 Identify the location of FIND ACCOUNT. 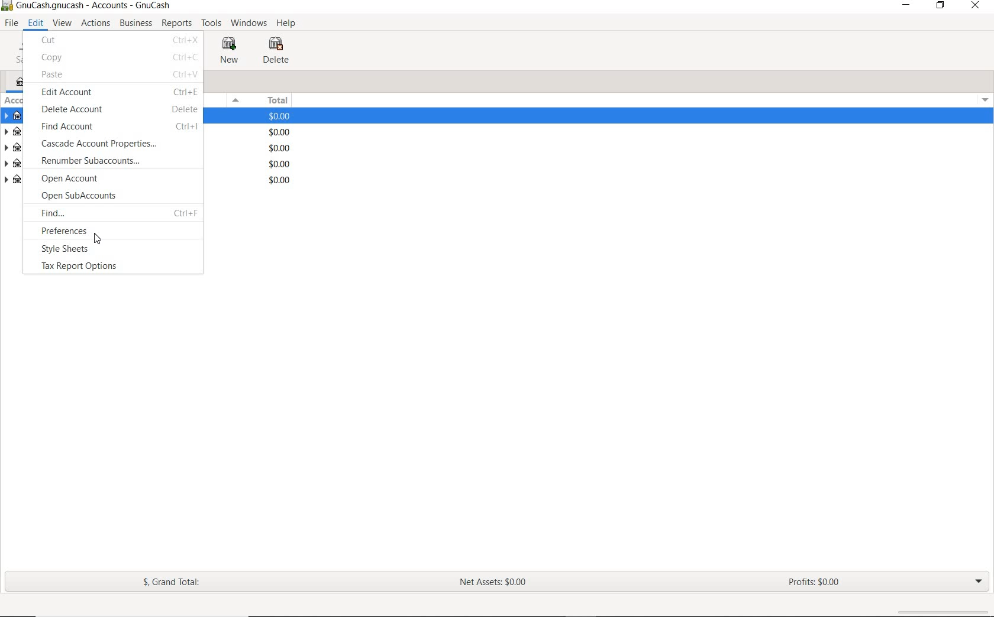
(118, 128).